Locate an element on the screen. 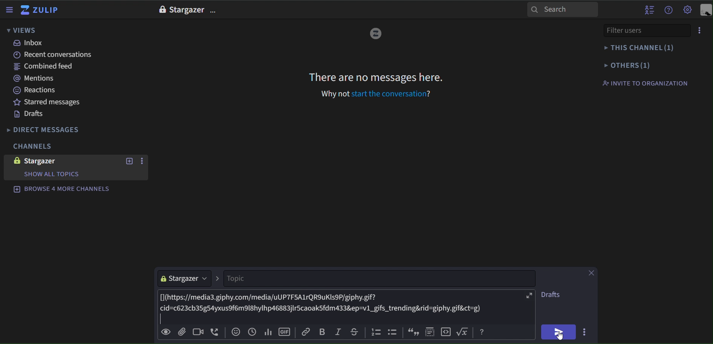  add global time is located at coordinates (252, 332).